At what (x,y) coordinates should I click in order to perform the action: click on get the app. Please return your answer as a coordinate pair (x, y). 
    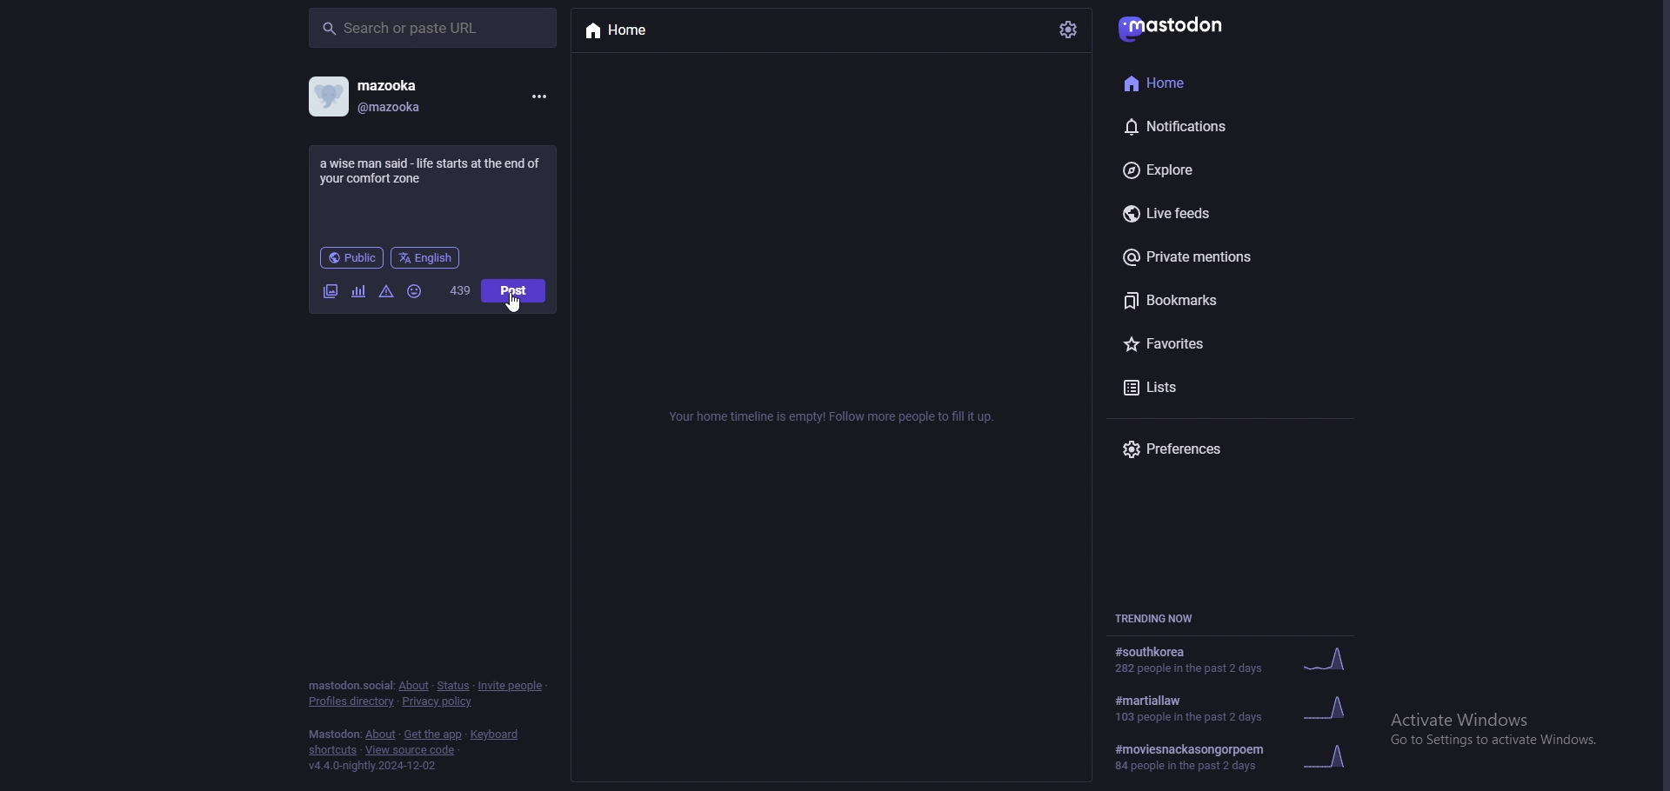
    Looking at the image, I should click on (433, 734).